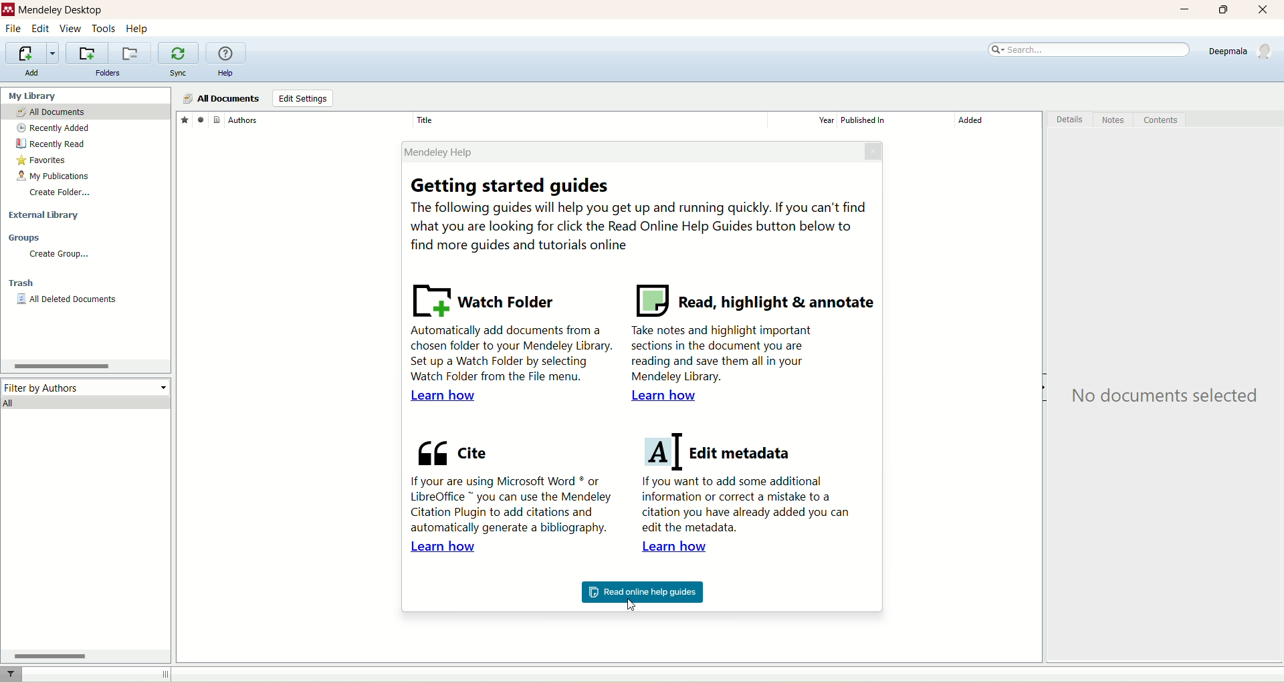 This screenshot has height=683, width=1284. What do you see at coordinates (40, 28) in the screenshot?
I see `edit` at bounding box center [40, 28].